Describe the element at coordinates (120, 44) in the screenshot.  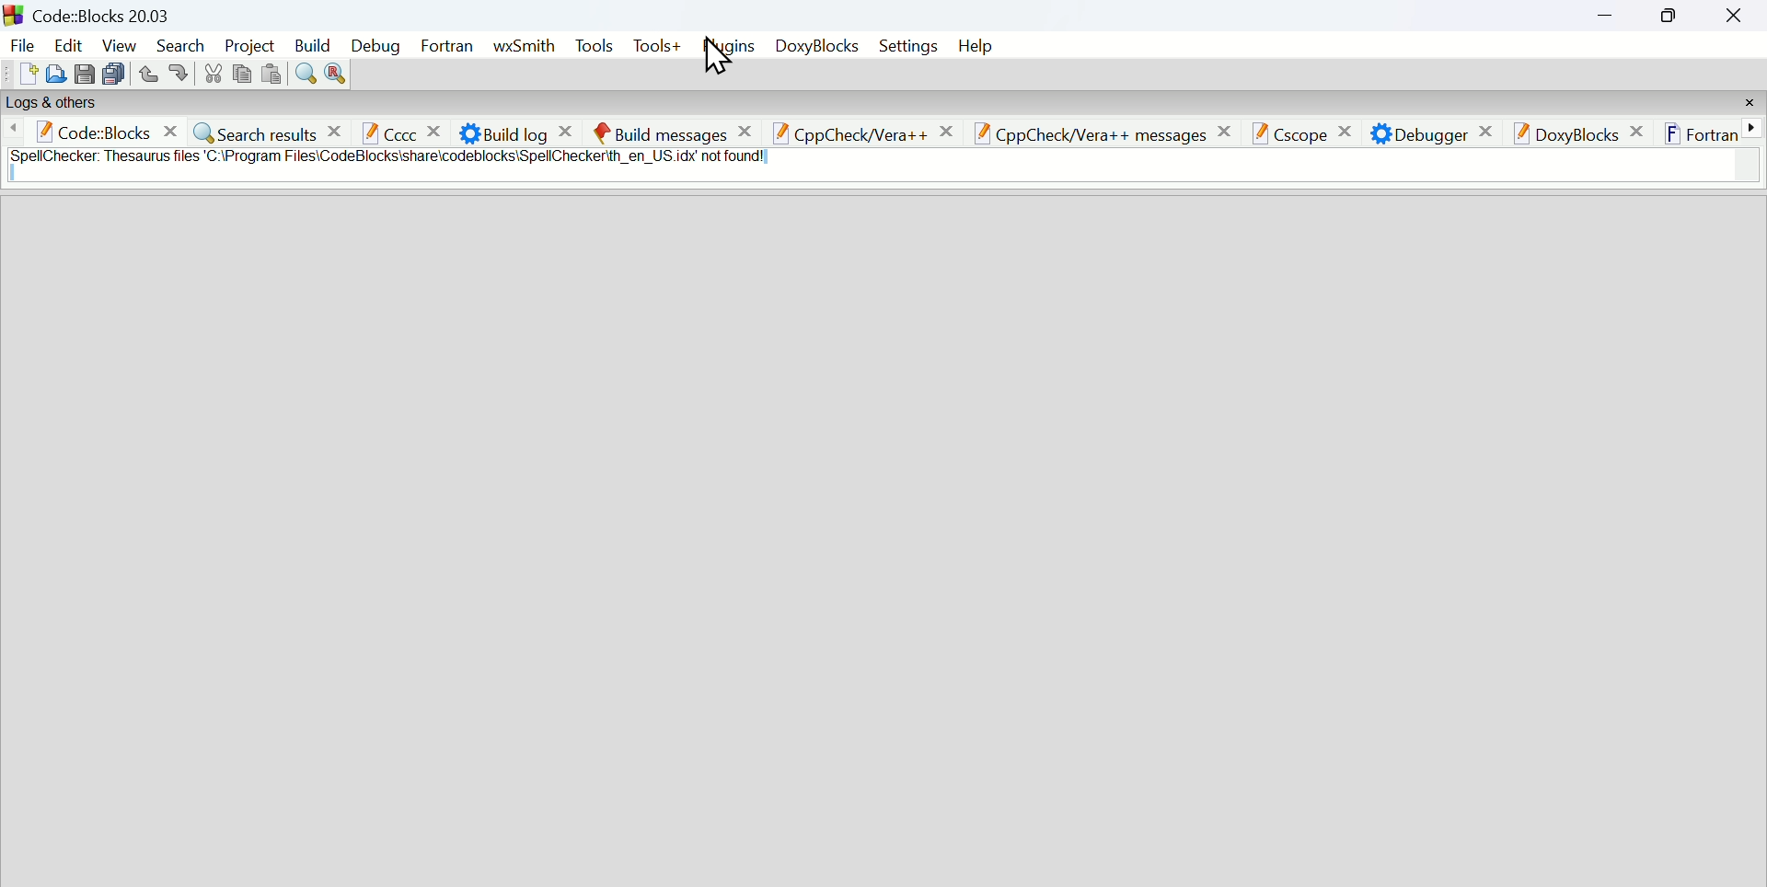
I see `View` at that location.